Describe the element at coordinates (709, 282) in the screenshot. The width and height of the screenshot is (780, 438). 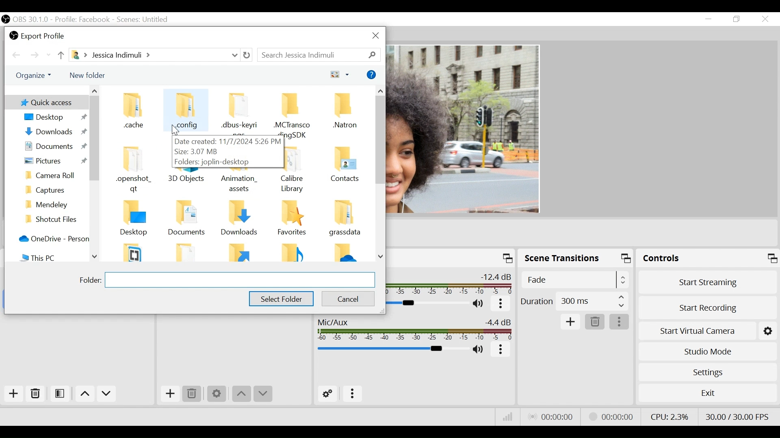
I see `Start Streaming` at that location.